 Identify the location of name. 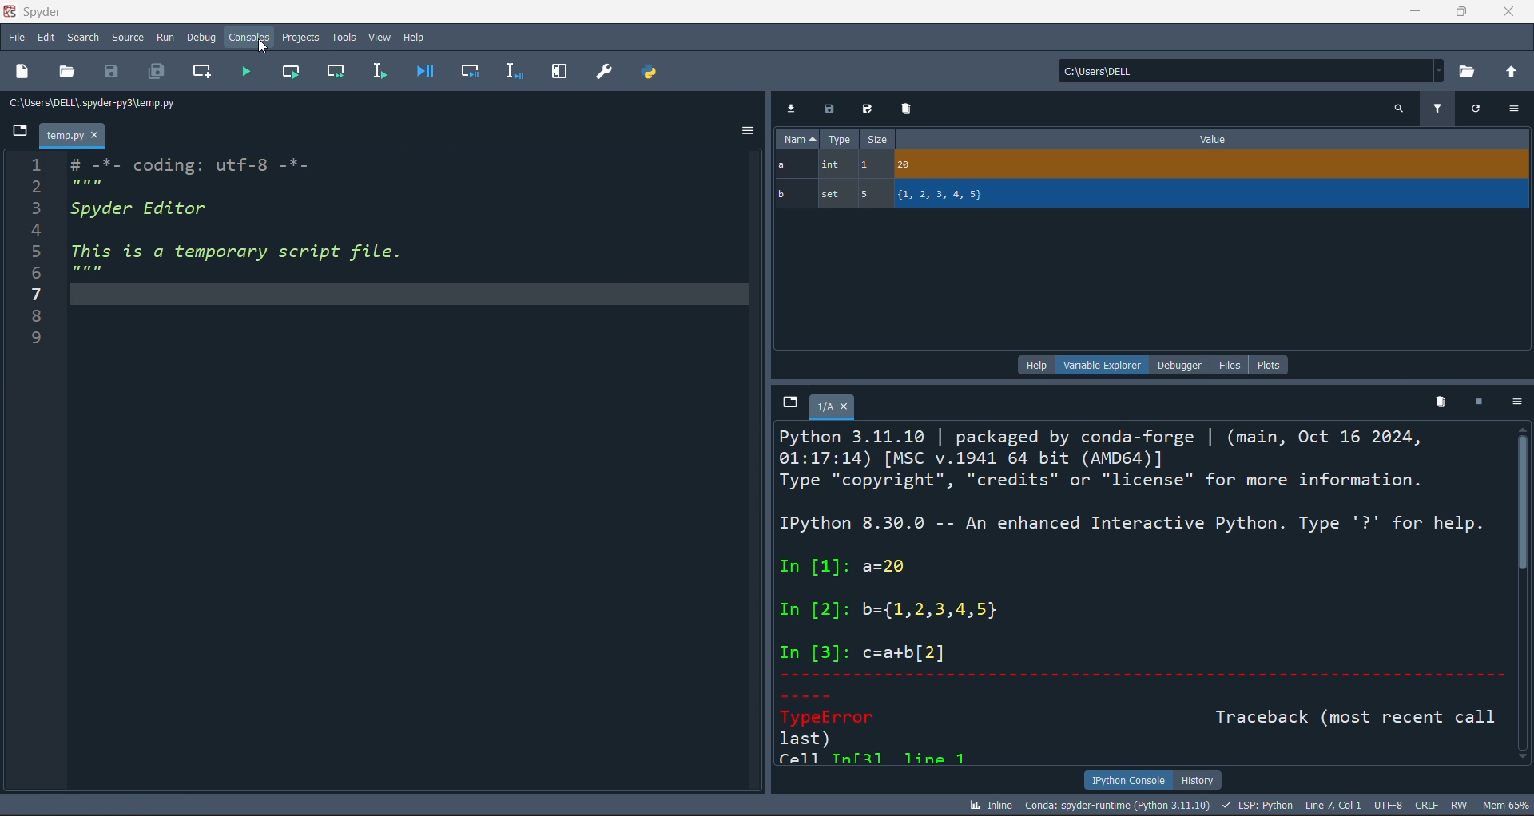
(797, 138).